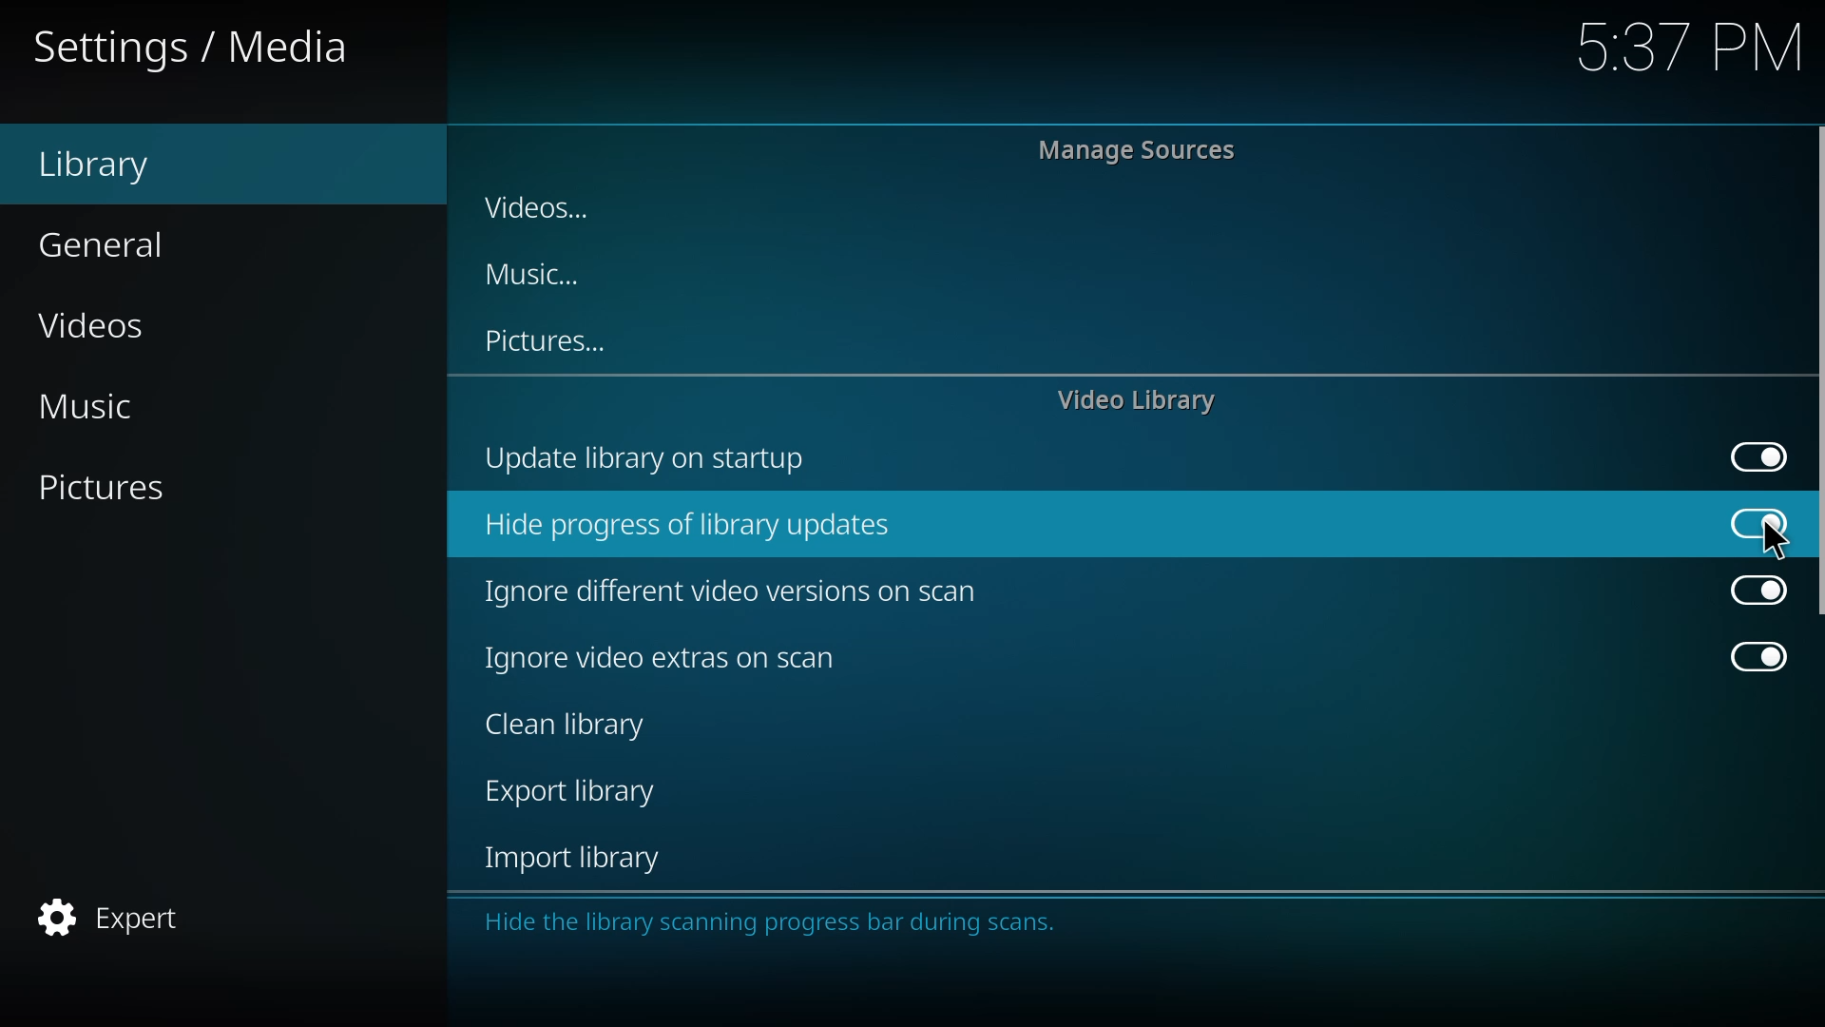  Describe the element at coordinates (1746, 653) in the screenshot. I see `enabled` at that location.